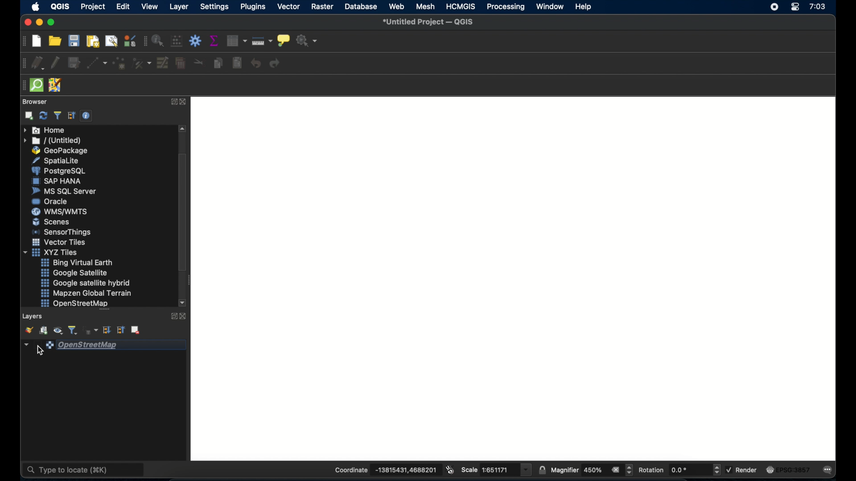  I want to click on open the layer styling panel, so click(27, 330).